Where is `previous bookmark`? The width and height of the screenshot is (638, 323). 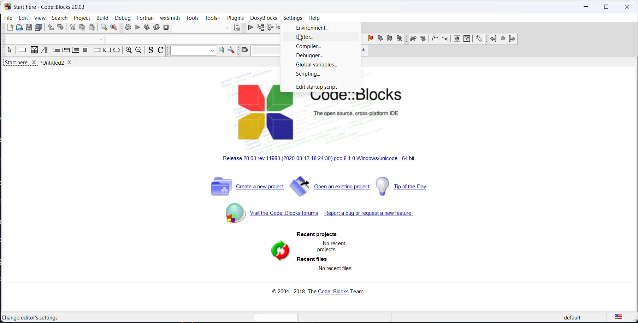
previous bookmark is located at coordinates (379, 40).